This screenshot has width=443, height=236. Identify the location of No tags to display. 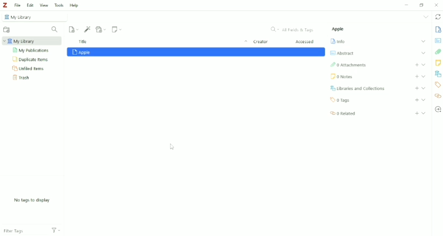
(31, 200).